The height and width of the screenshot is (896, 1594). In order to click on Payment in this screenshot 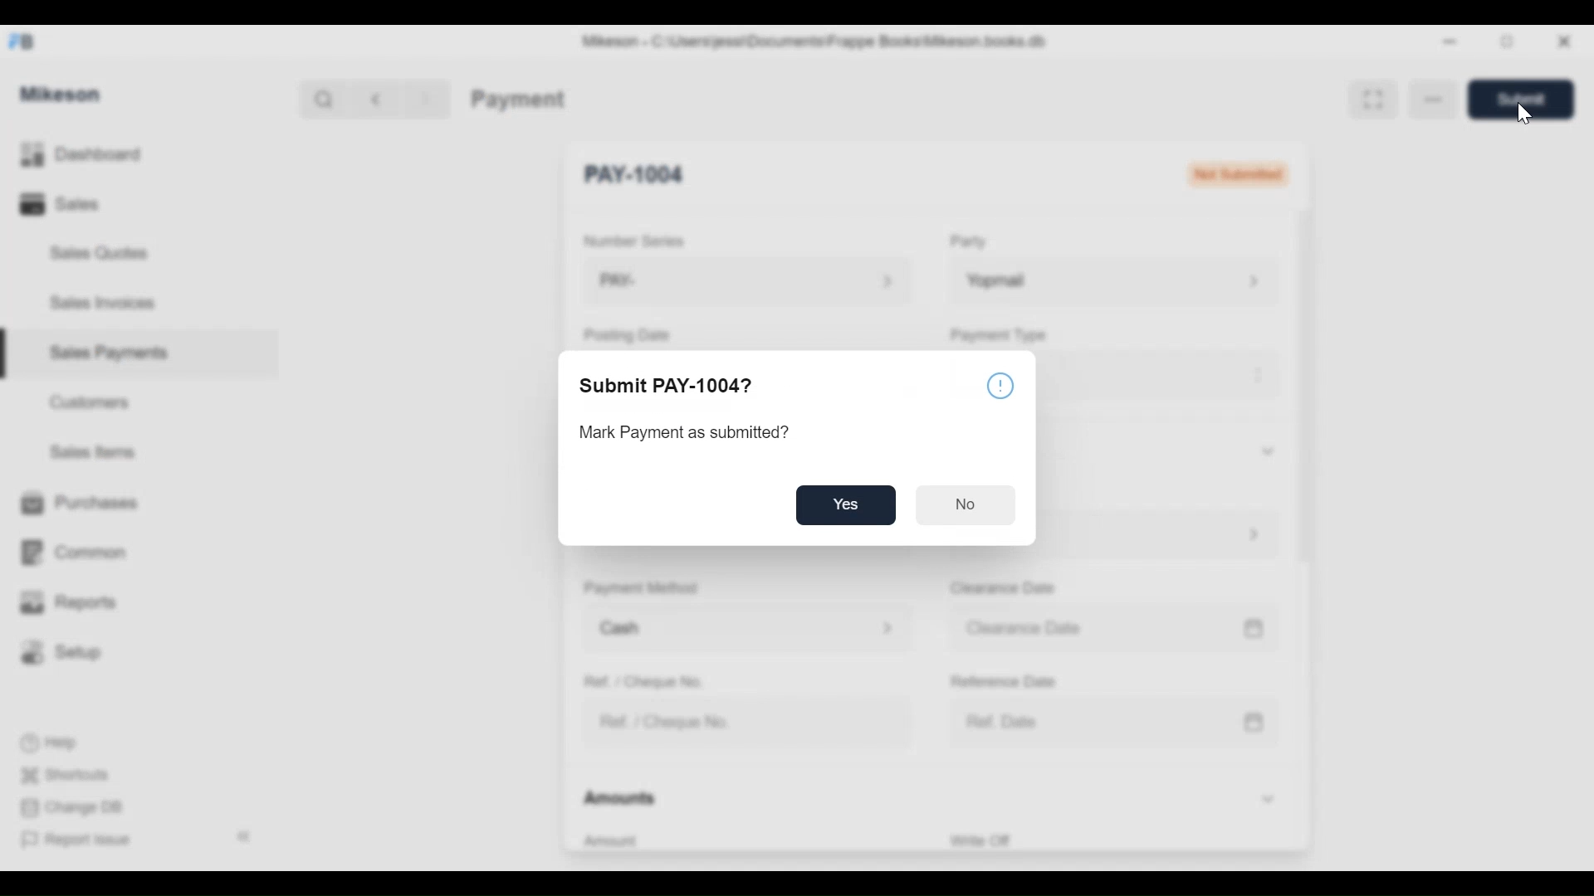, I will do `click(517, 98)`.